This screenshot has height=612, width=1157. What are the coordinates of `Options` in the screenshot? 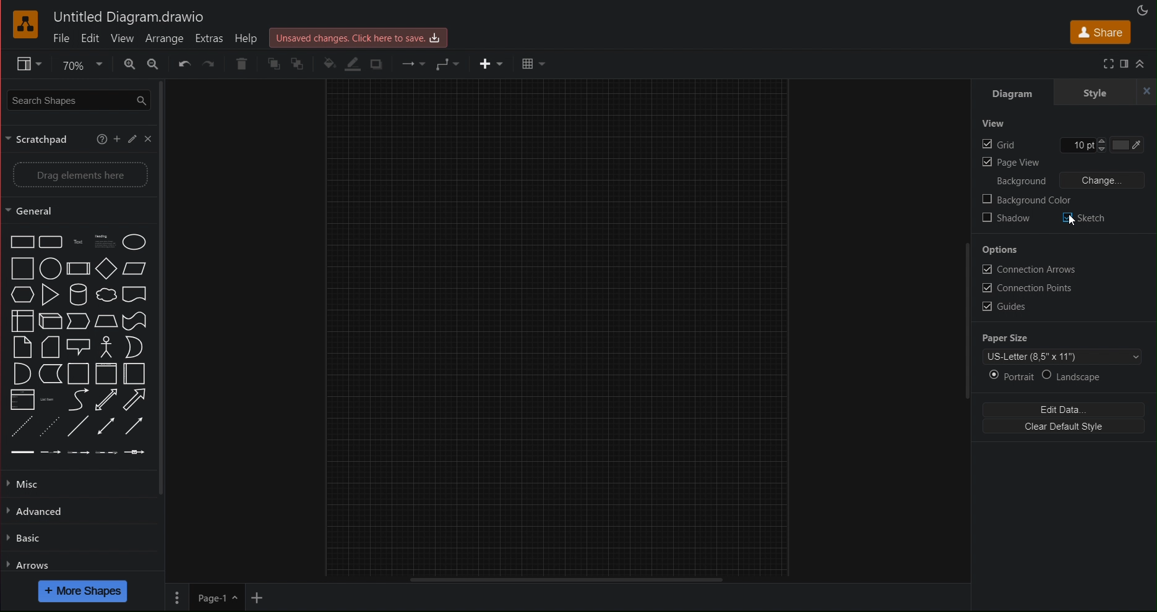 It's located at (1005, 249).